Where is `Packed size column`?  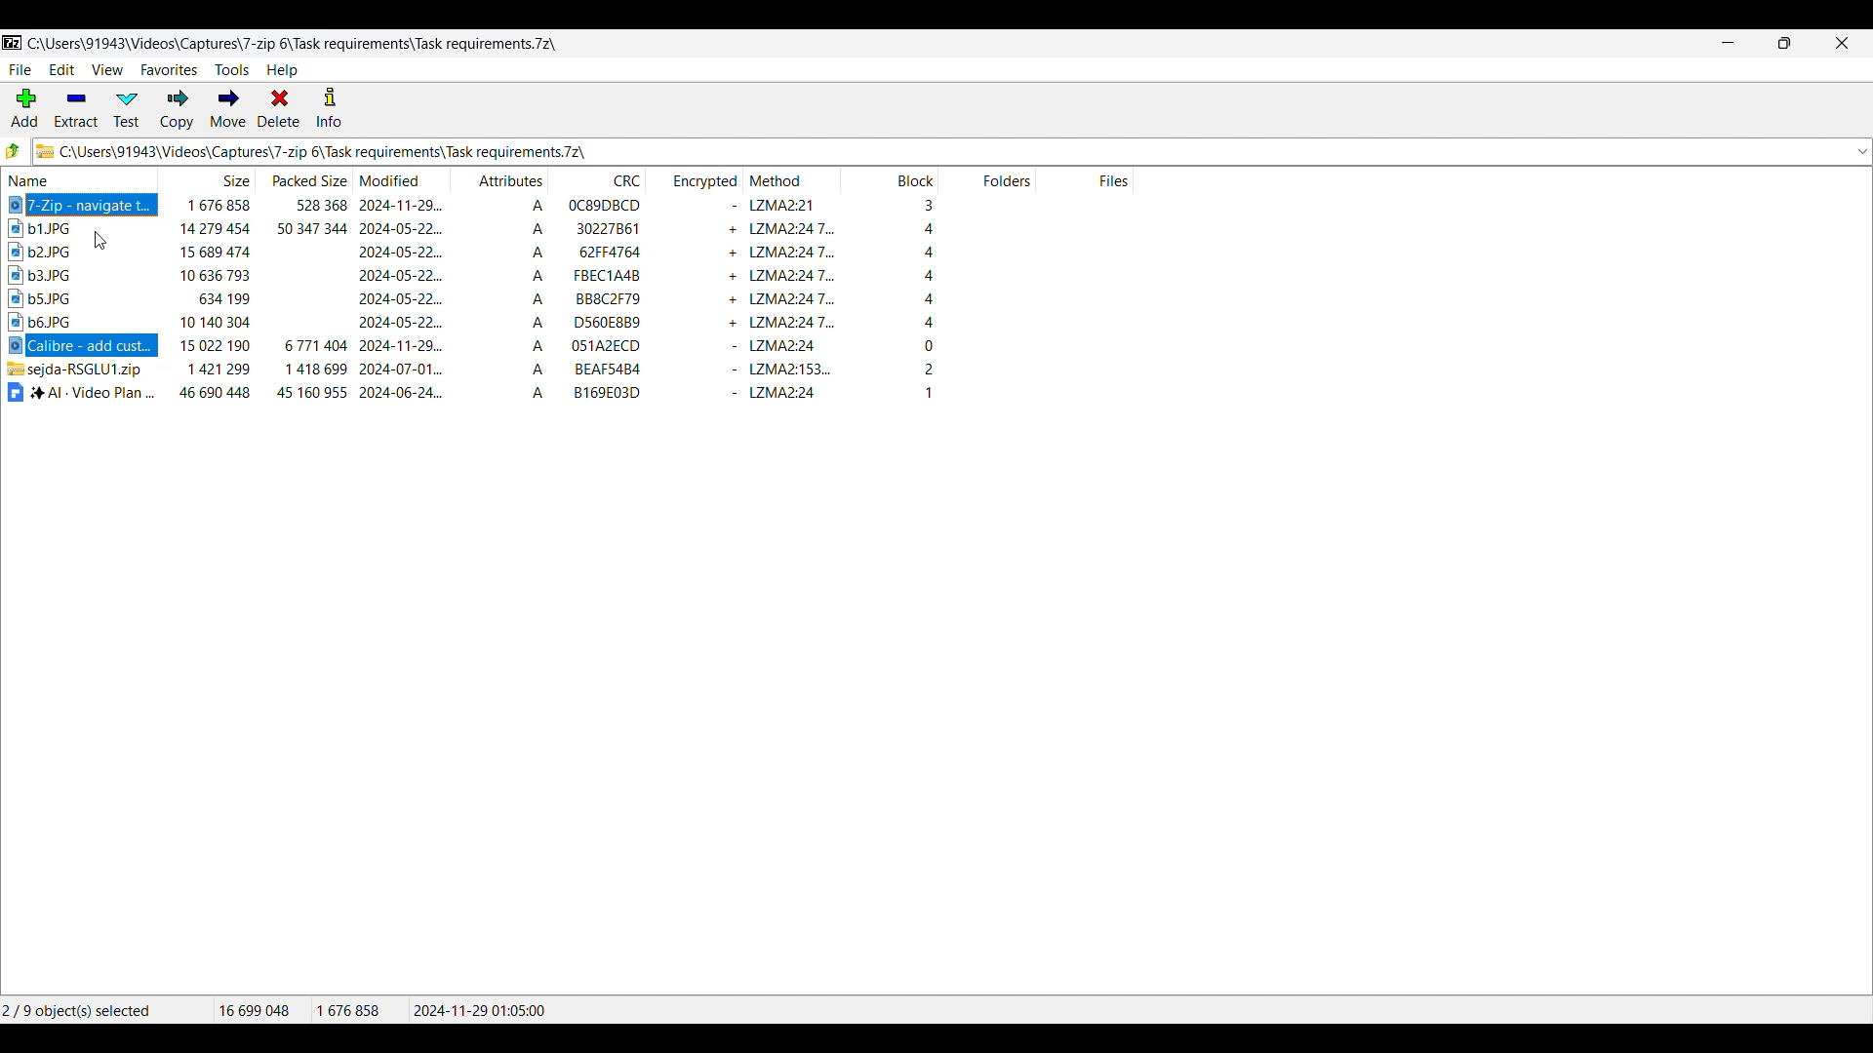
Packed size column is located at coordinates (305, 178).